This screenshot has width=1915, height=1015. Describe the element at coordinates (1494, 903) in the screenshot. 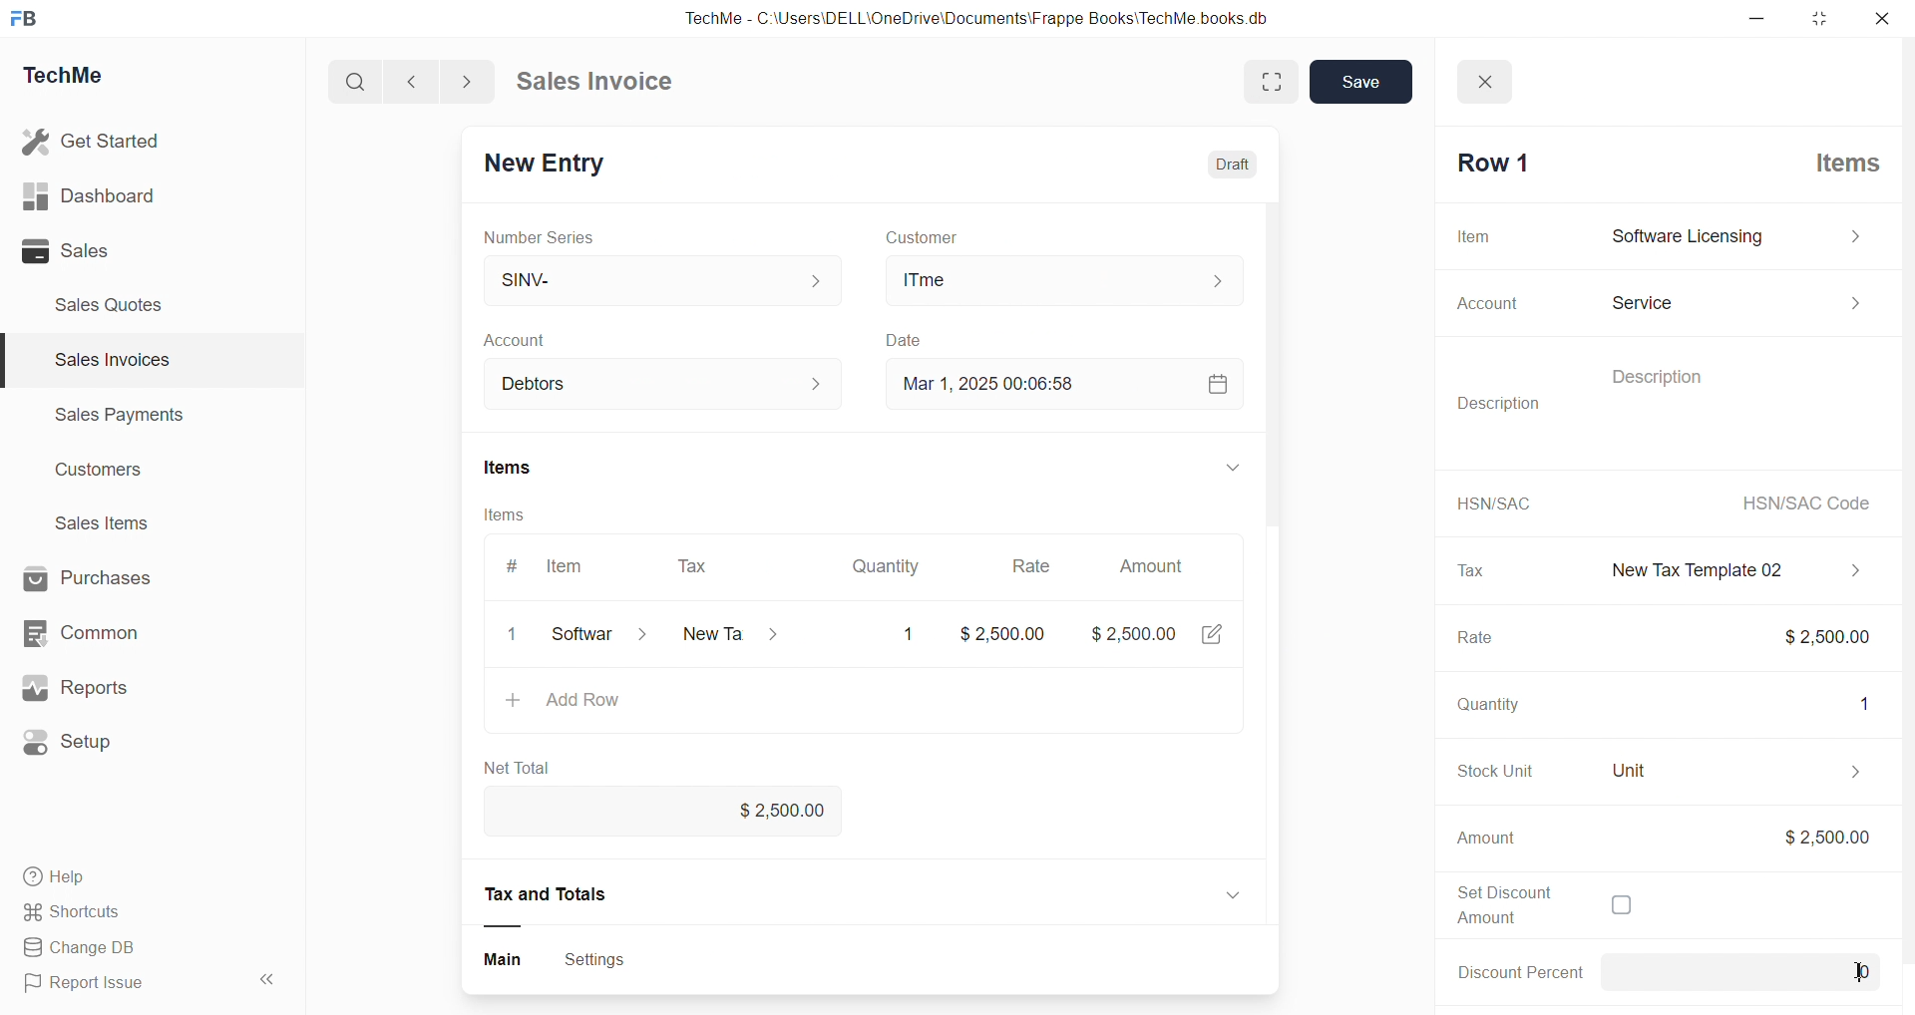

I see `Set Discount
Amount` at that location.